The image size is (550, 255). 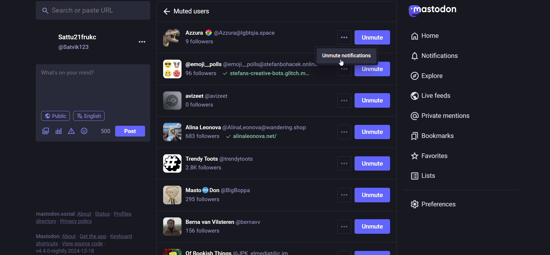 I want to click on shortcut, so click(x=47, y=243).